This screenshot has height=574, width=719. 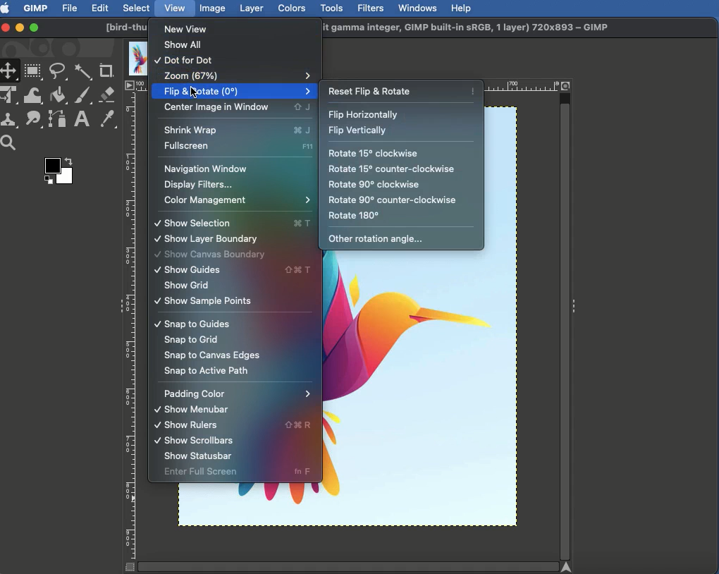 I want to click on Snap to canvas edges, so click(x=211, y=356).